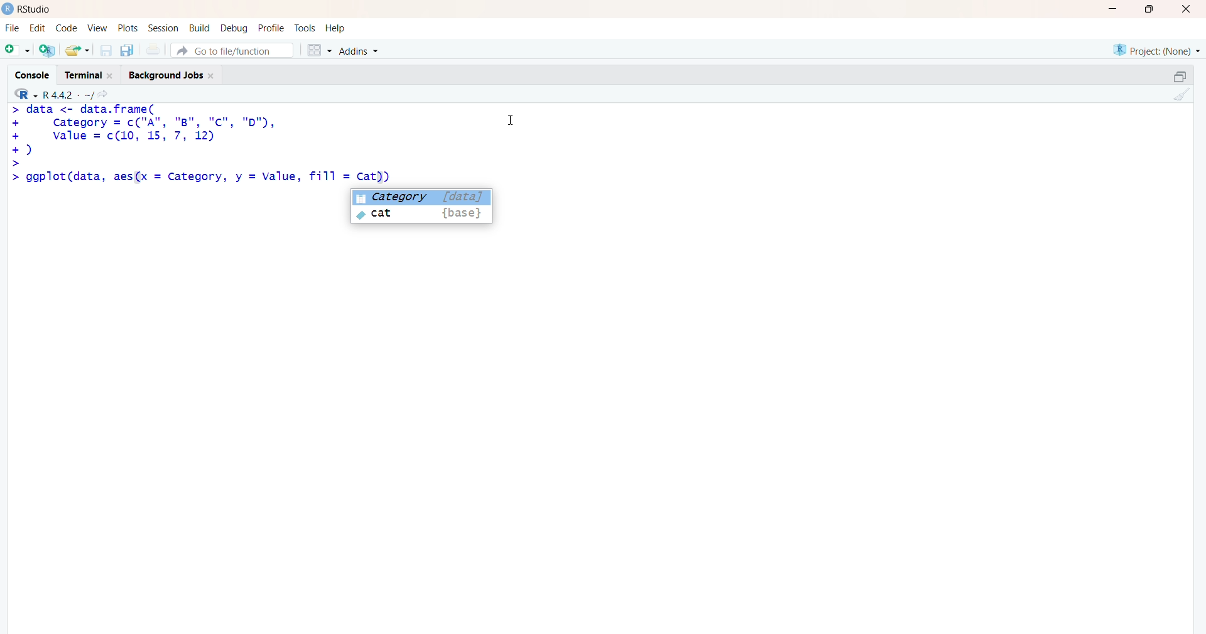 This screenshot has width=1206, height=634. What do you see at coordinates (1117, 9) in the screenshot?
I see `minimize` at bounding box center [1117, 9].